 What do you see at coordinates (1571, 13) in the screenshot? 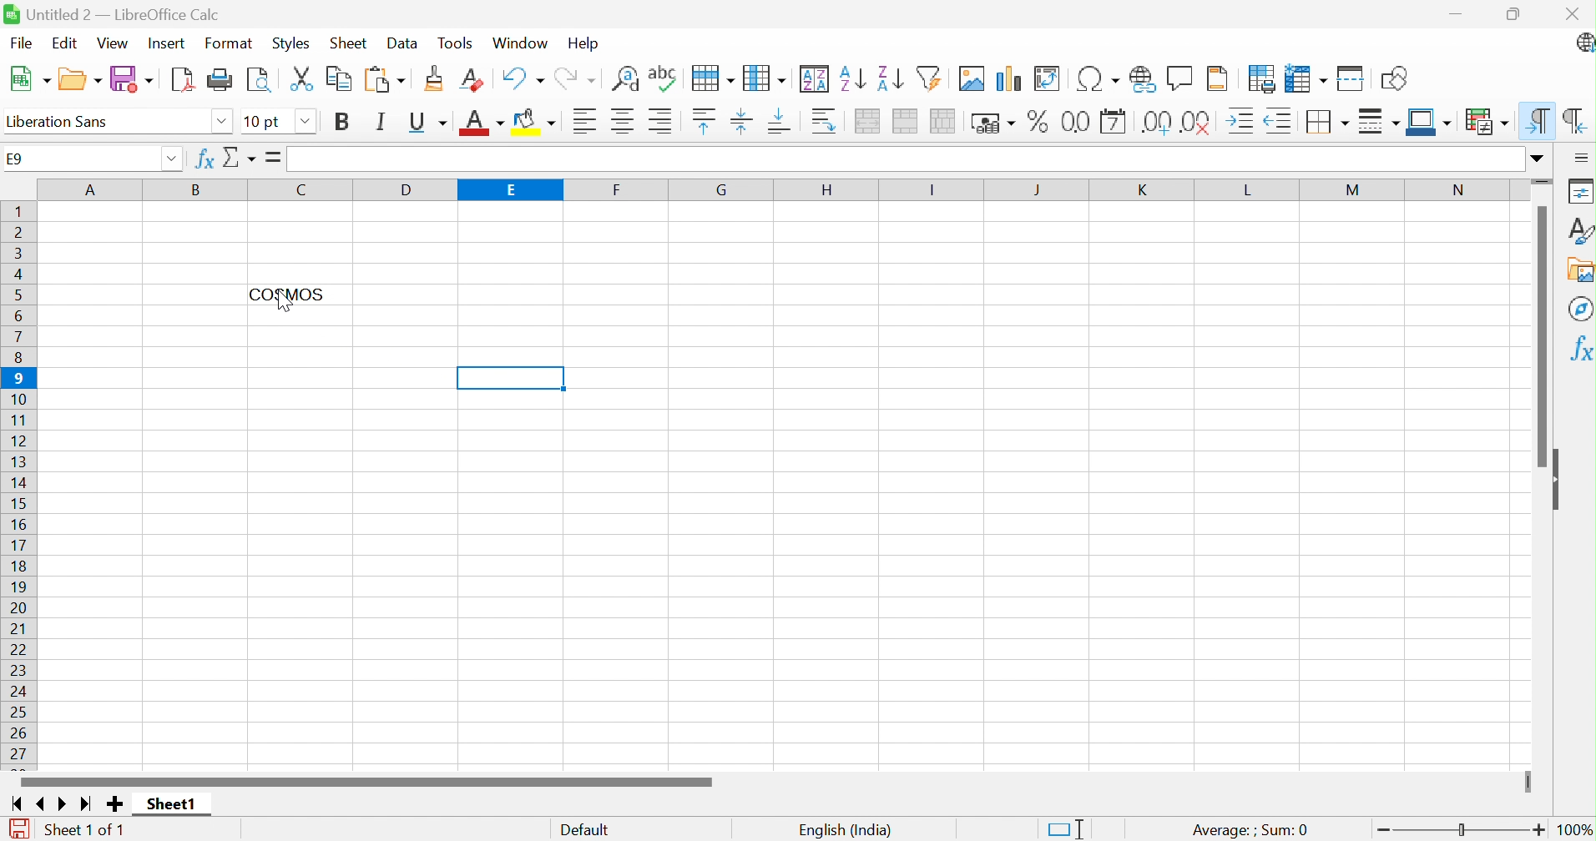
I see `Close` at bounding box center [1571, 13].